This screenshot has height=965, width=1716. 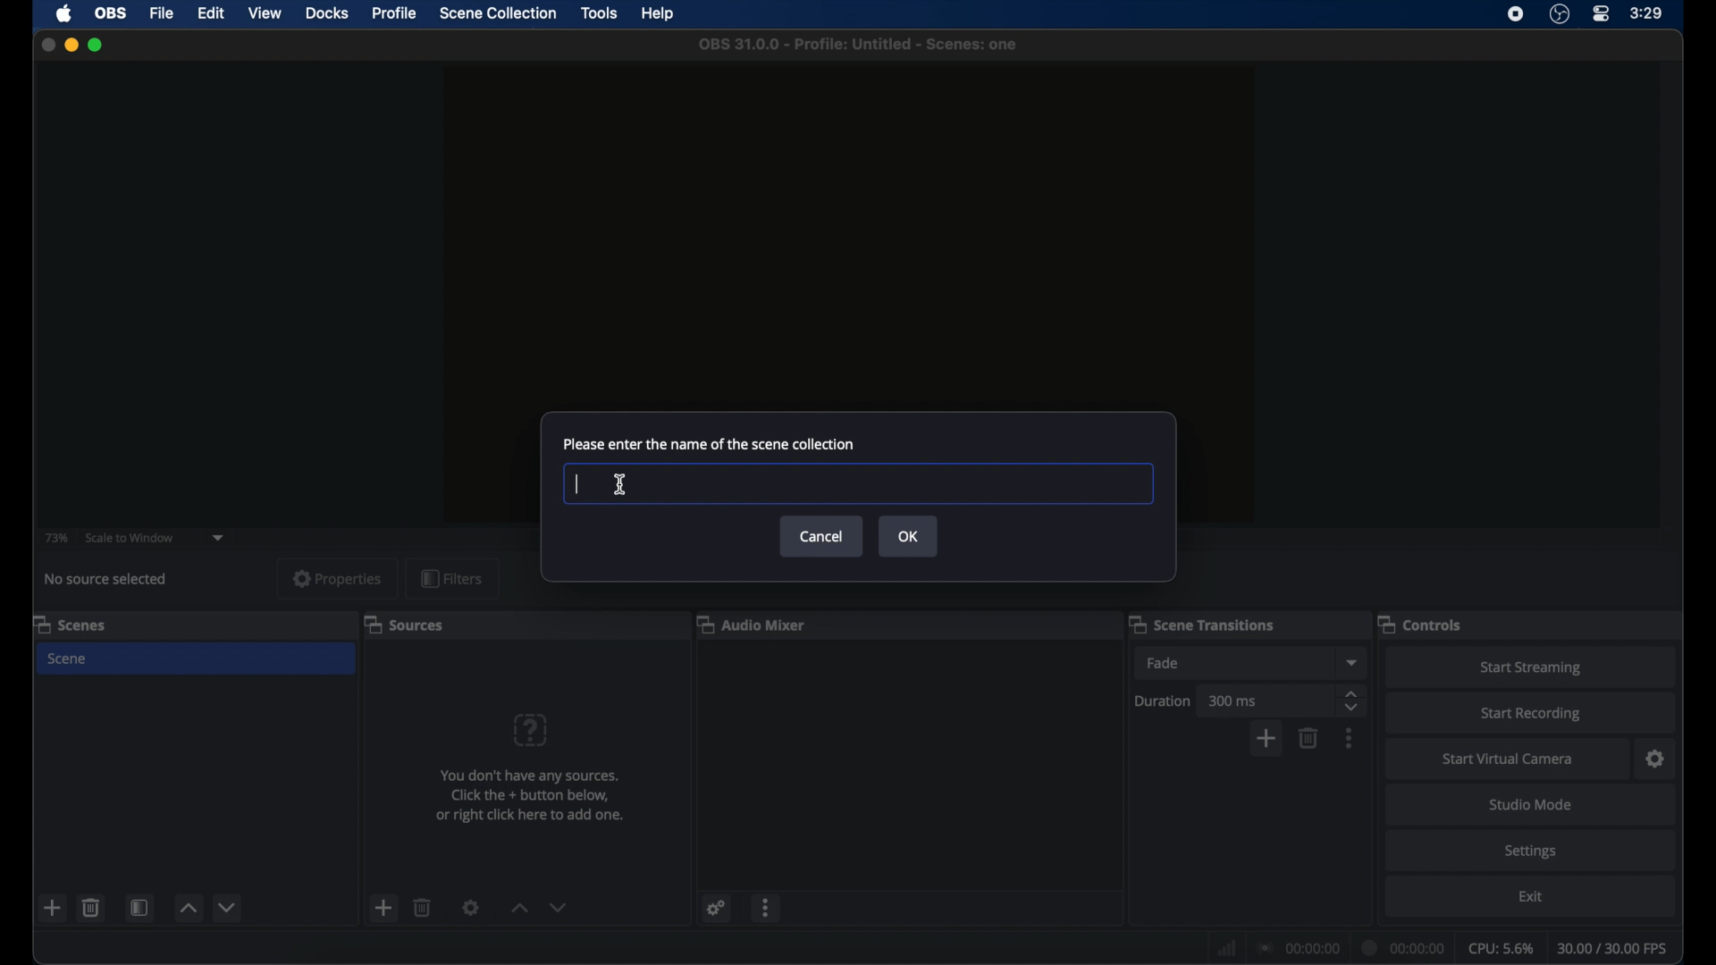 What do you see at coordinates (660, 14) in the screenshot?
I see `help` at bounding box center [660, 14].